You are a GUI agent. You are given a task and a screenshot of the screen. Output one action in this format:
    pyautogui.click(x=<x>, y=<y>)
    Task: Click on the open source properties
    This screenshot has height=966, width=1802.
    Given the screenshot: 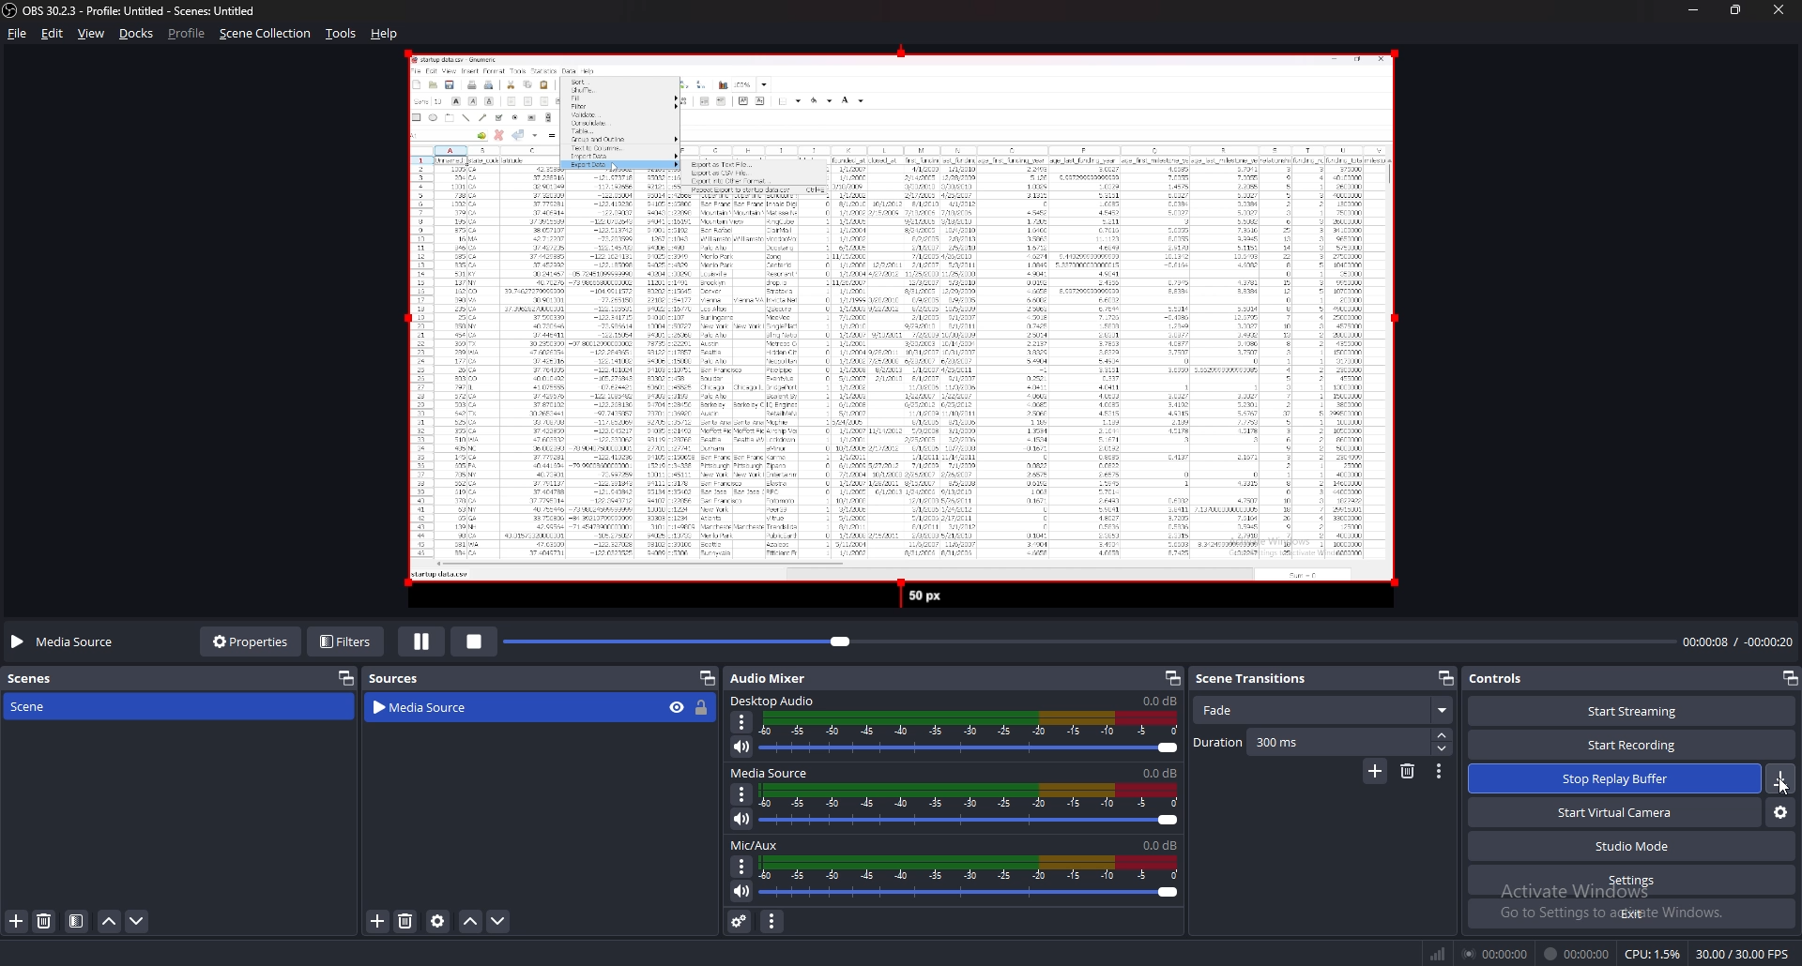 What is the action you would take?
    pyautogui.click(x=440, y=921)
    